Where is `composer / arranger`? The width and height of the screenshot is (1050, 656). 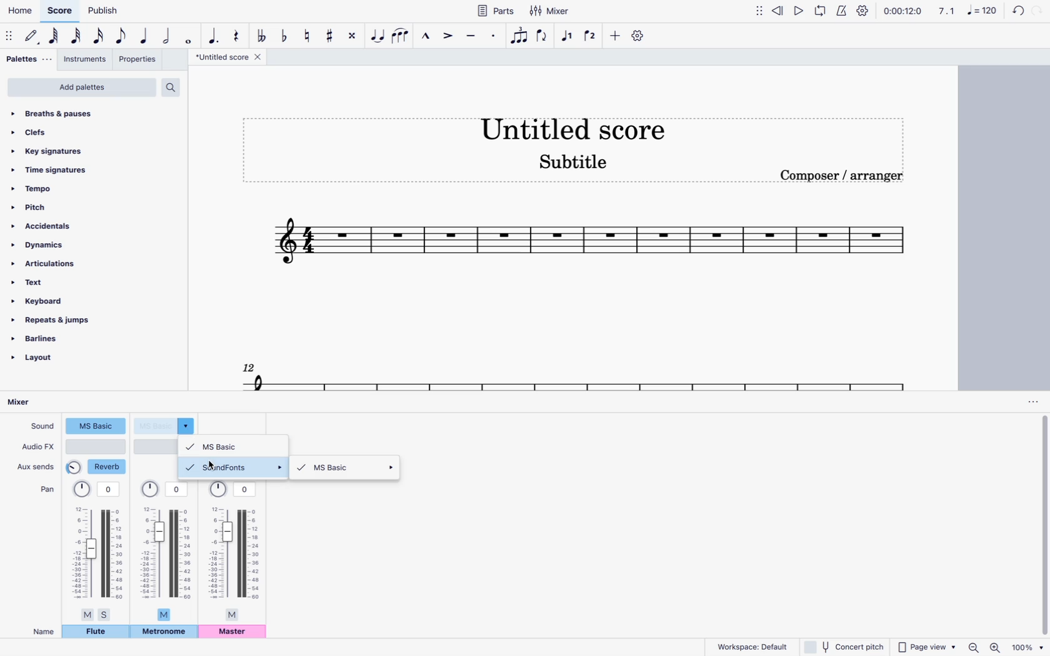 composer / arranger is located at coordinates (849, 178).